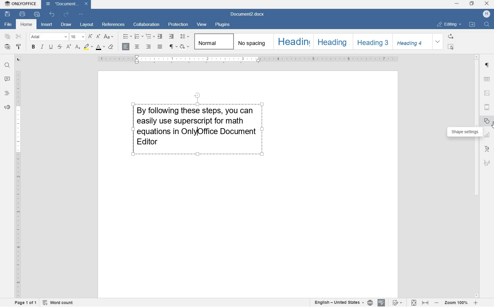 This screenshot has width=494, height=307. What do you see at coordinates (46, 25) in the screenshot?
I see `insert` at bounding box center [46, 25].